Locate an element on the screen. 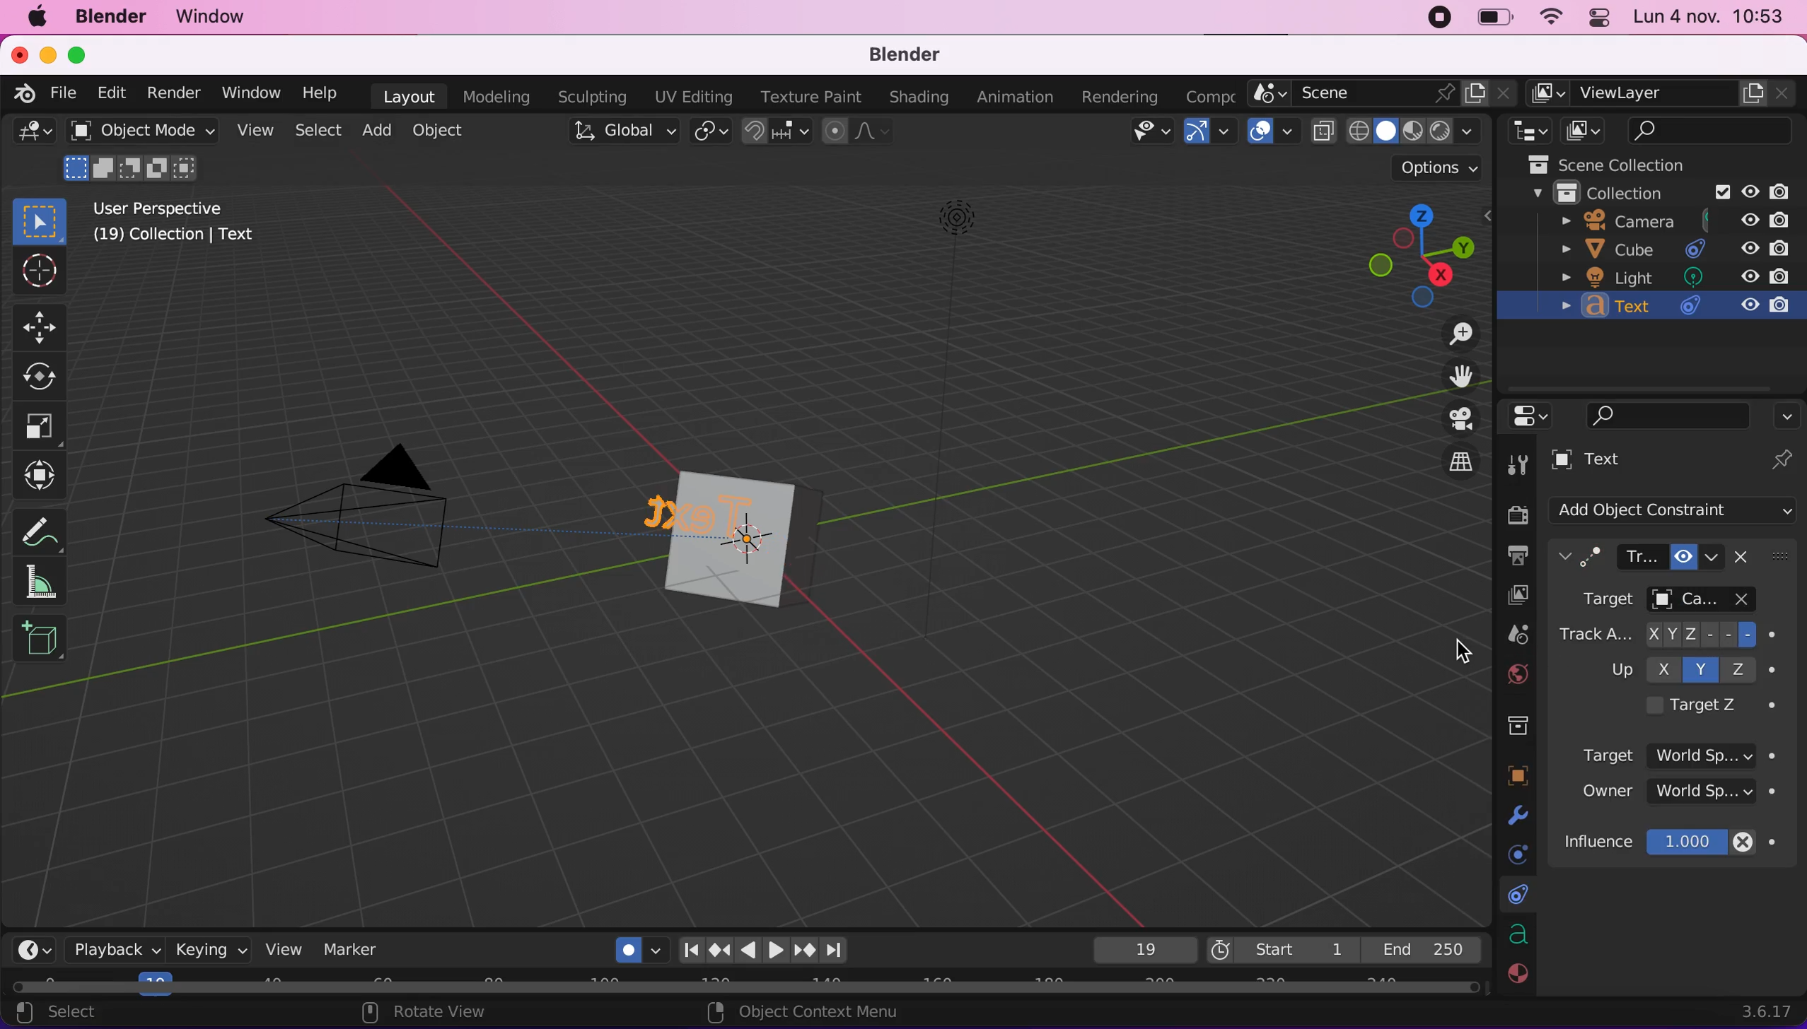 The height and width of the screenshot is (1029, 1807). transform is located at coordinates (38, 478).